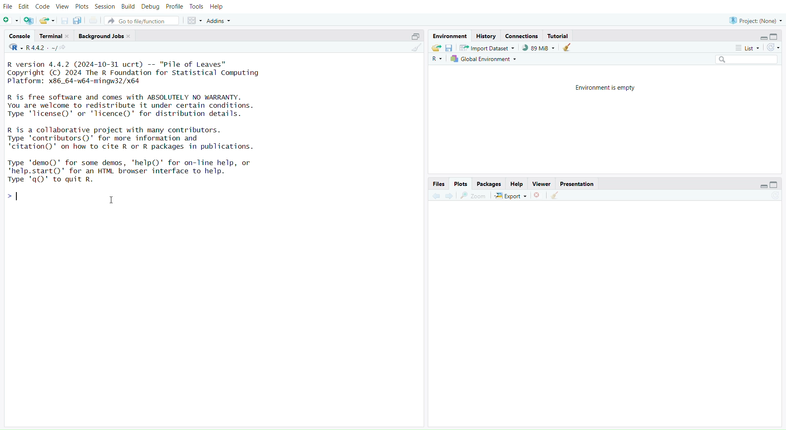  Describe the element at coordinates (65, 49) in the screenshot. I see `View the current working directory` at that location.